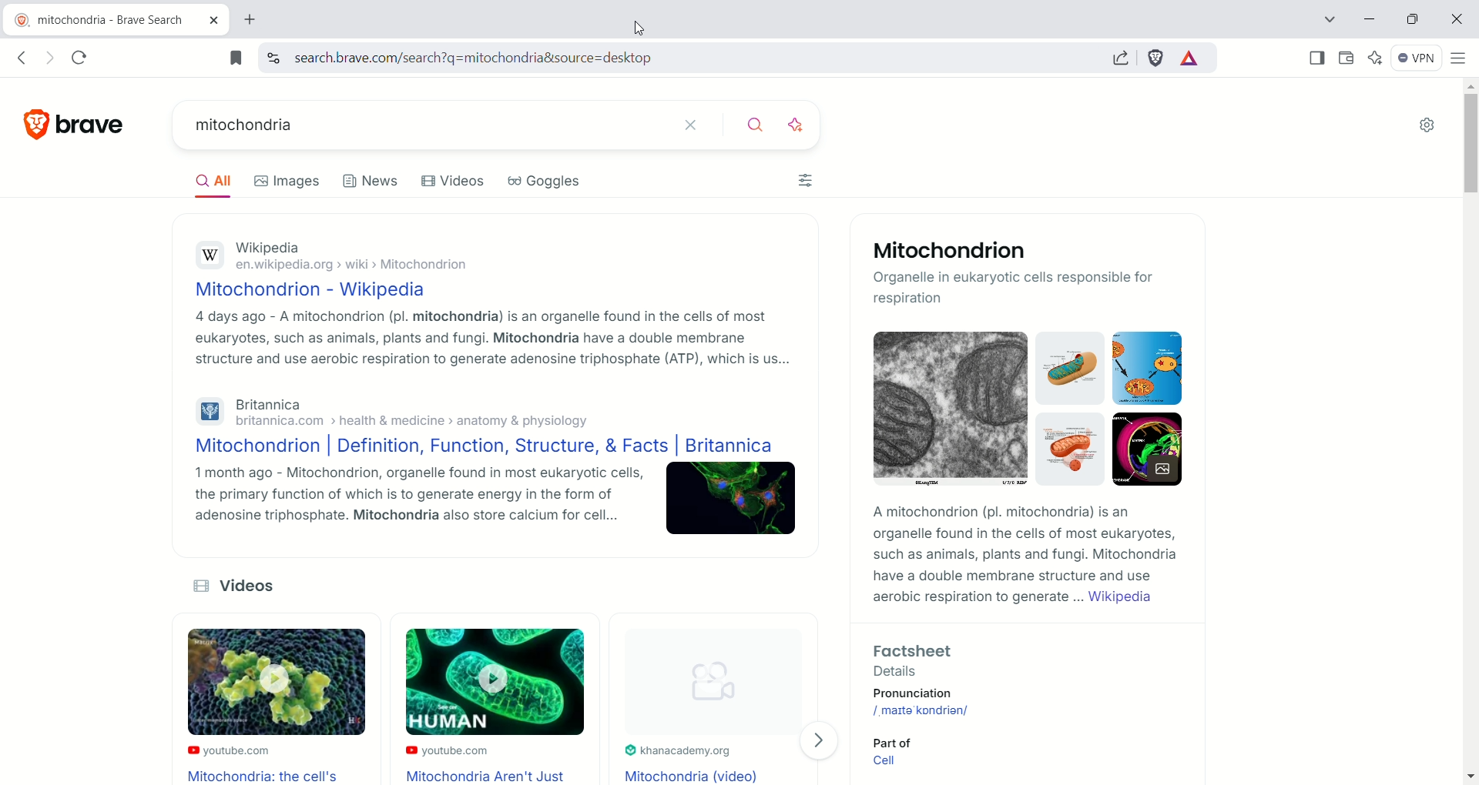 The image size is (1479, 785). What do you see at coordinates (1323, 22) in the screenshot?
I see `search tab` at bounding box center [1323, 22].